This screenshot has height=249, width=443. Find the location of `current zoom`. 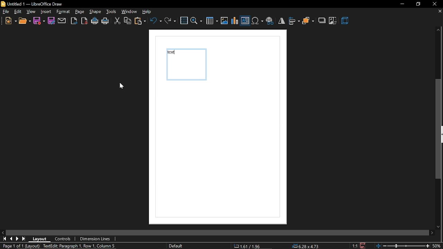

current zoom is located at coordinates (438, 246).